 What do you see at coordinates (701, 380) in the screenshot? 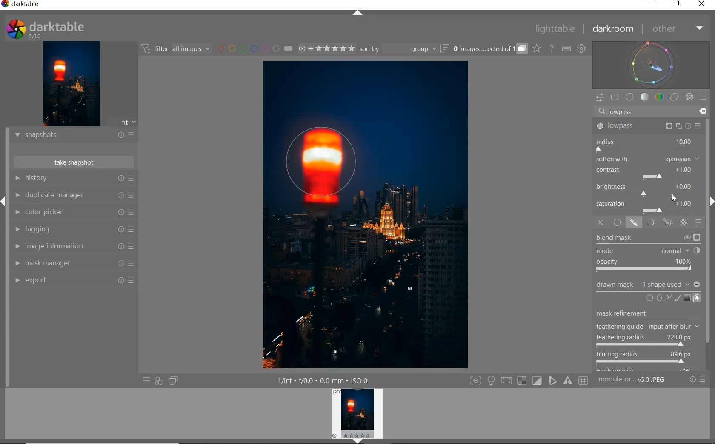
I see `RESET OR PRESETS & PREFERENCES` at bounding box center [701, 380].